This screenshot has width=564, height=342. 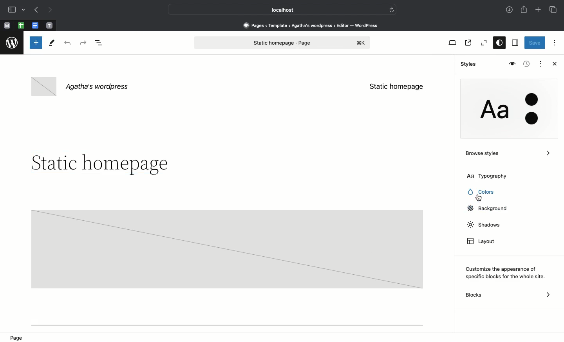 I want to click on Undo, so click(x=67, y=43).